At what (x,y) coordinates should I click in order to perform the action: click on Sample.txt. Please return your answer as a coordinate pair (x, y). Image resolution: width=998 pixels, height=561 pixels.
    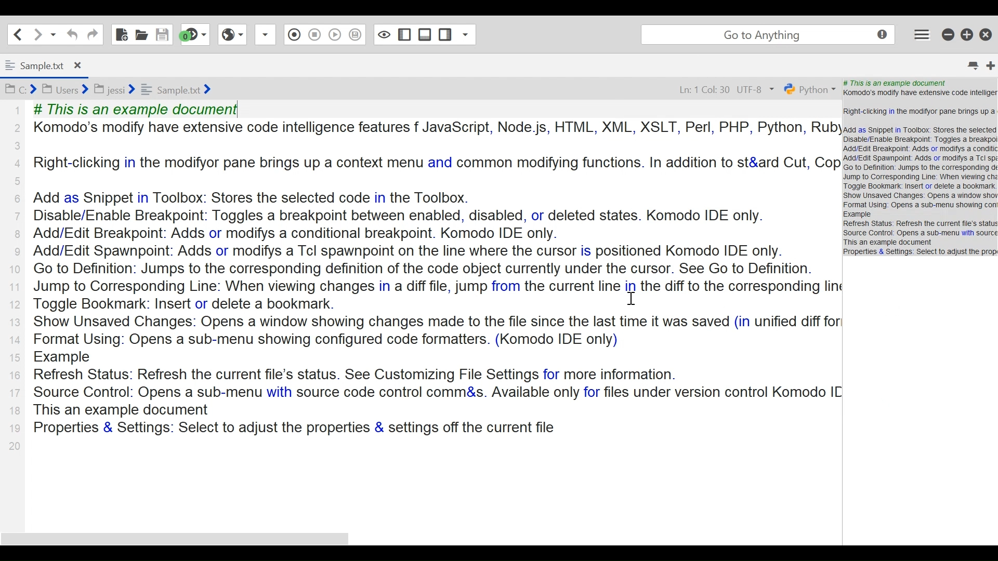
    Looking at the image, I should click on (49, 65).